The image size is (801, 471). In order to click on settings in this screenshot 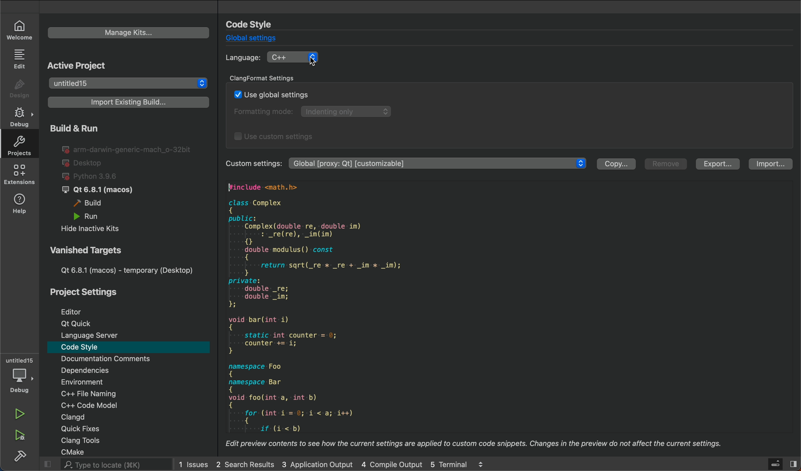, I will do `click(439, 164)`.